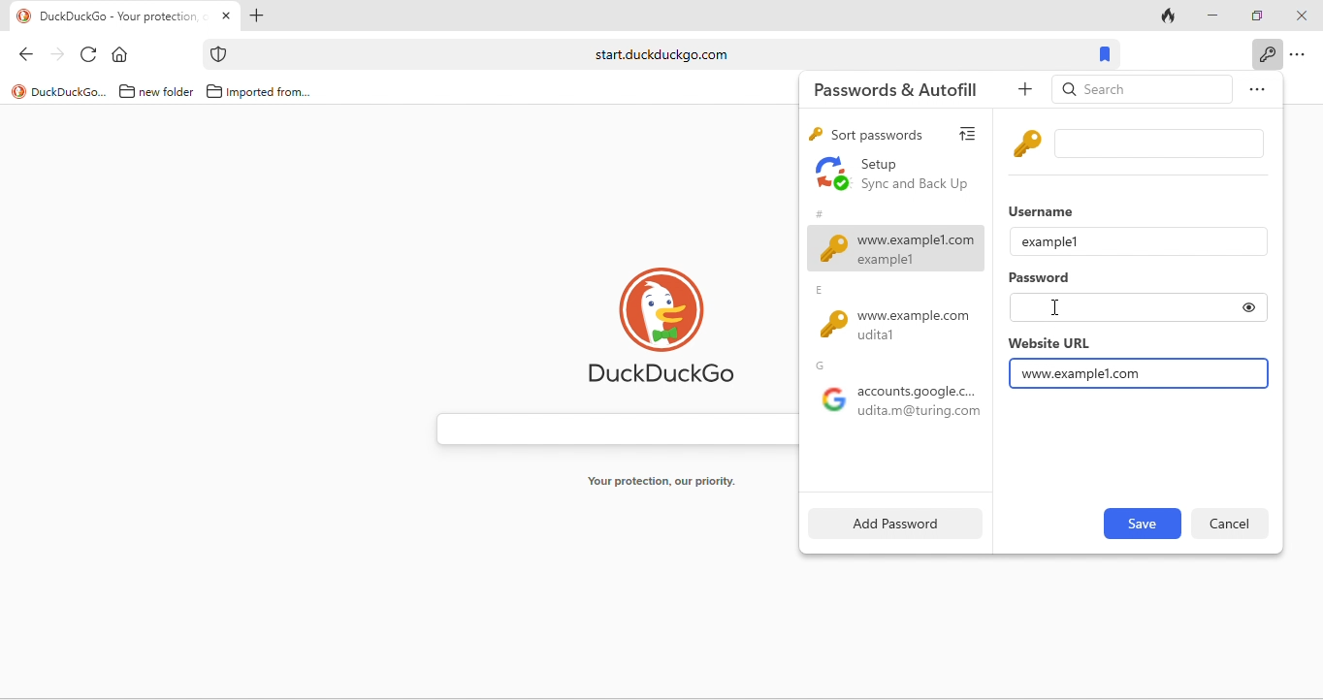 The image size is (1323, 700). I want to click on folder icon, so click(127, 91).